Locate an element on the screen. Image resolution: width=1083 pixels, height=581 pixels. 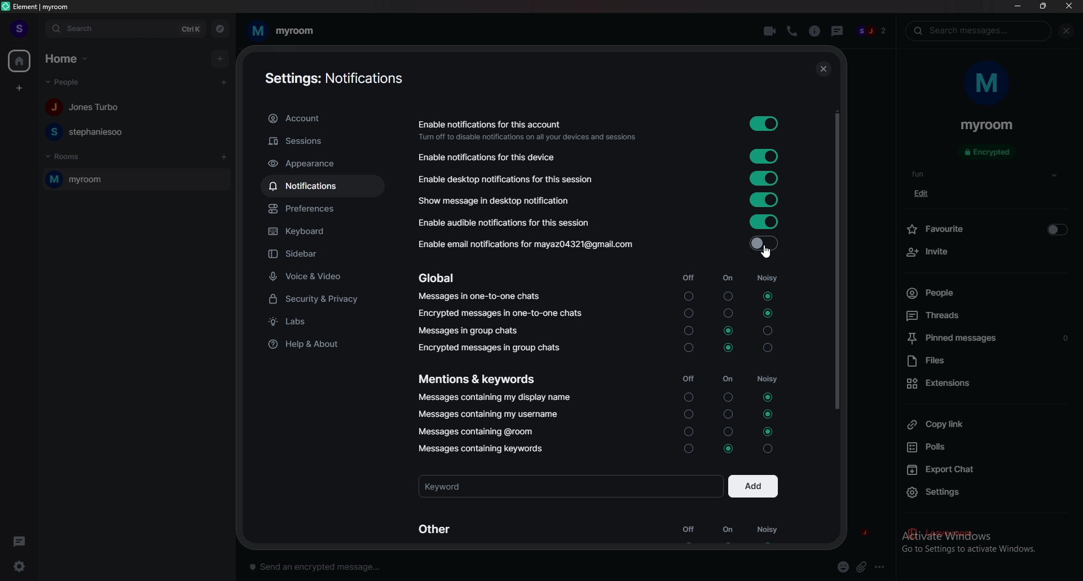
help and about is located at coordinates (319, 346).